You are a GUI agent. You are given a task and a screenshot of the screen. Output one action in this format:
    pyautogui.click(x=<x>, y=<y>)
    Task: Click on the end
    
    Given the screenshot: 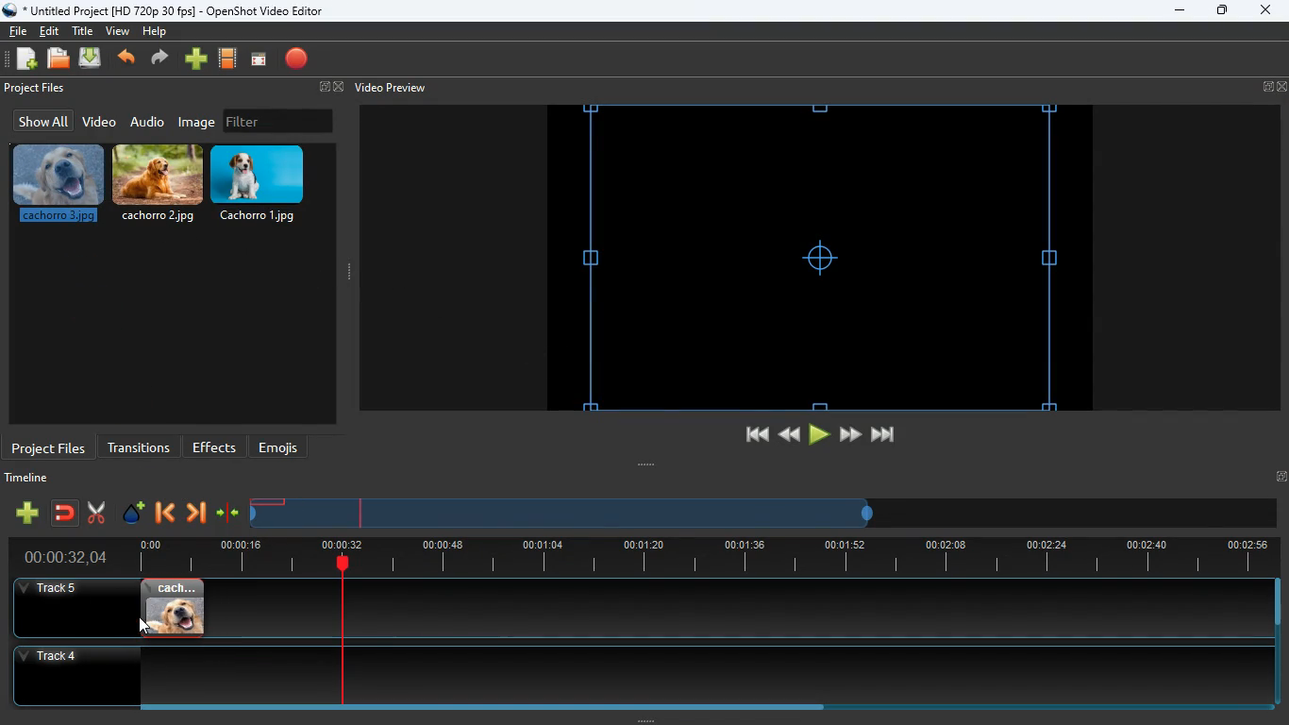 What is the action you would take?
    pyautogui.click(x=885, y=438)
    